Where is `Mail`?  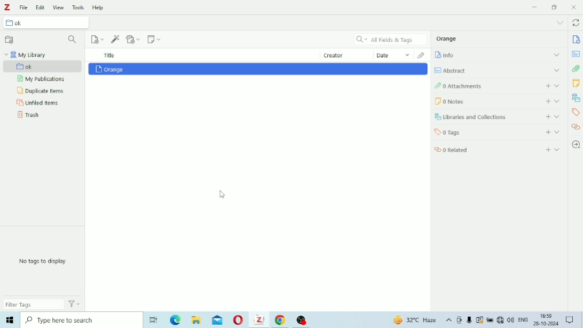
Mail is located at coordinates (217, 320).